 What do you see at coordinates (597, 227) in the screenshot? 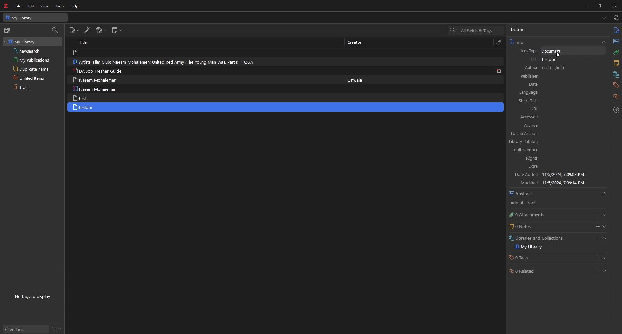
I see `add notes` at bounding box center [597, 227].